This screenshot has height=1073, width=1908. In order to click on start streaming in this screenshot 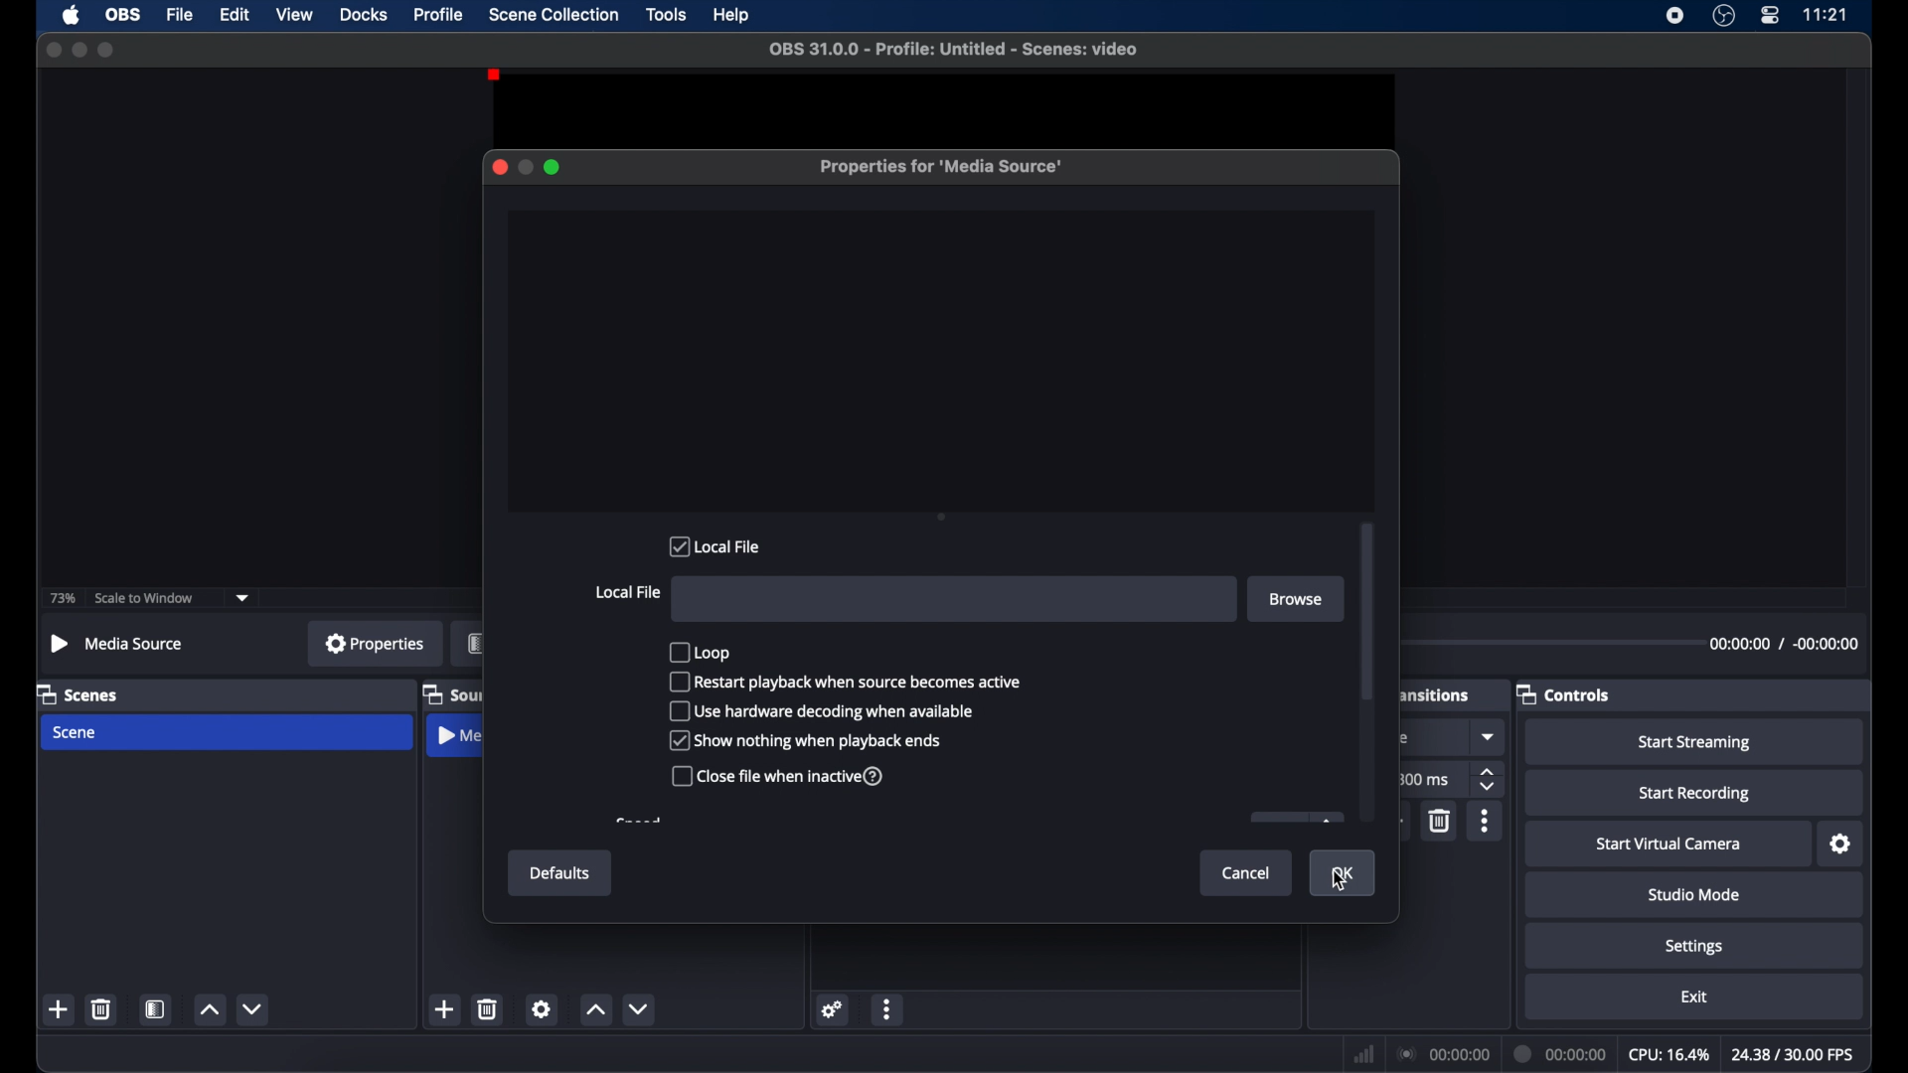, I will do `click(1695, 741)`.